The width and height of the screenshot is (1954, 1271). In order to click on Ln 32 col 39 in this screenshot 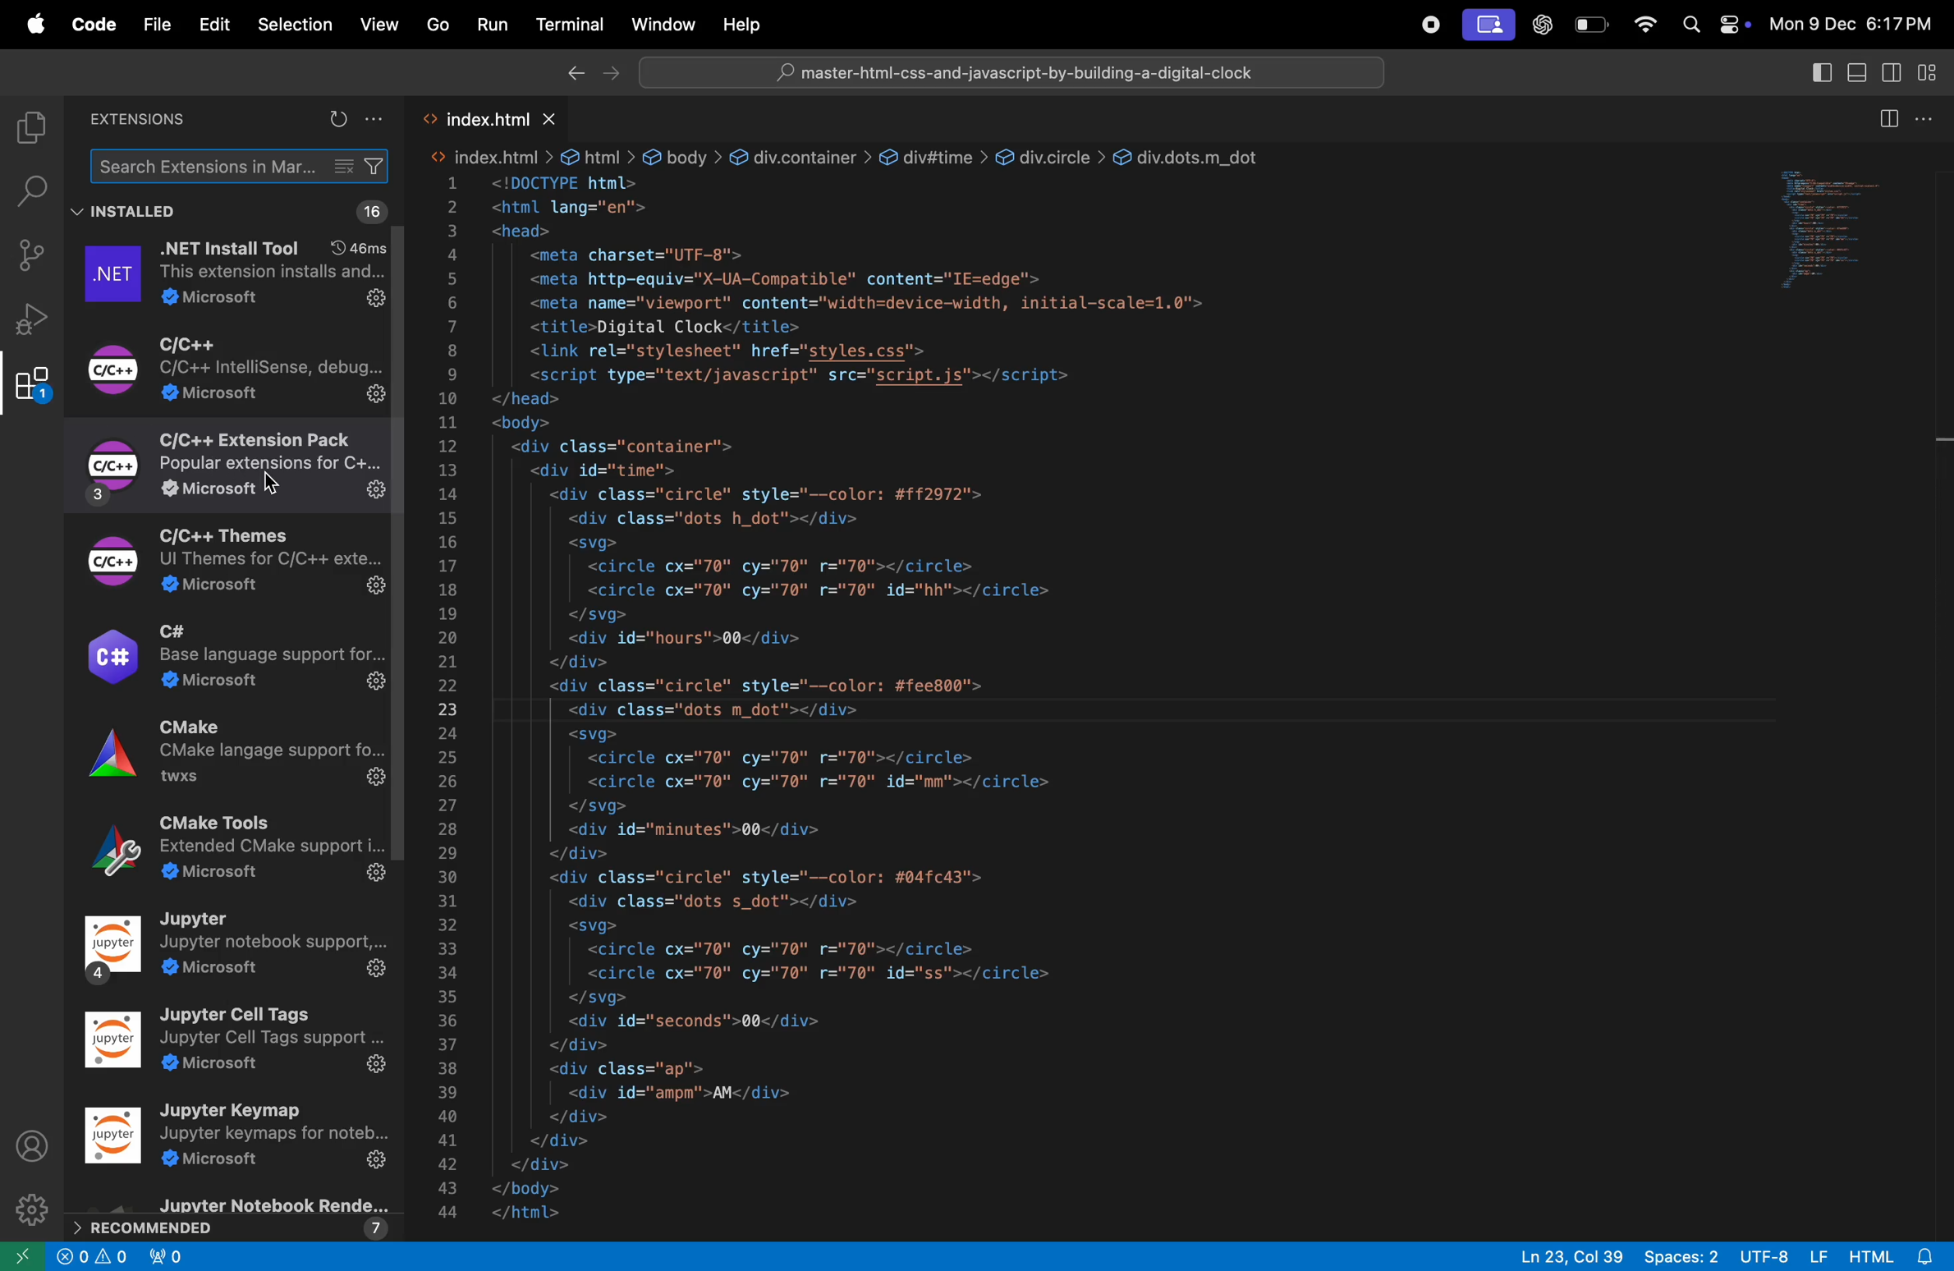, I will do `click(1573, 1255)`.